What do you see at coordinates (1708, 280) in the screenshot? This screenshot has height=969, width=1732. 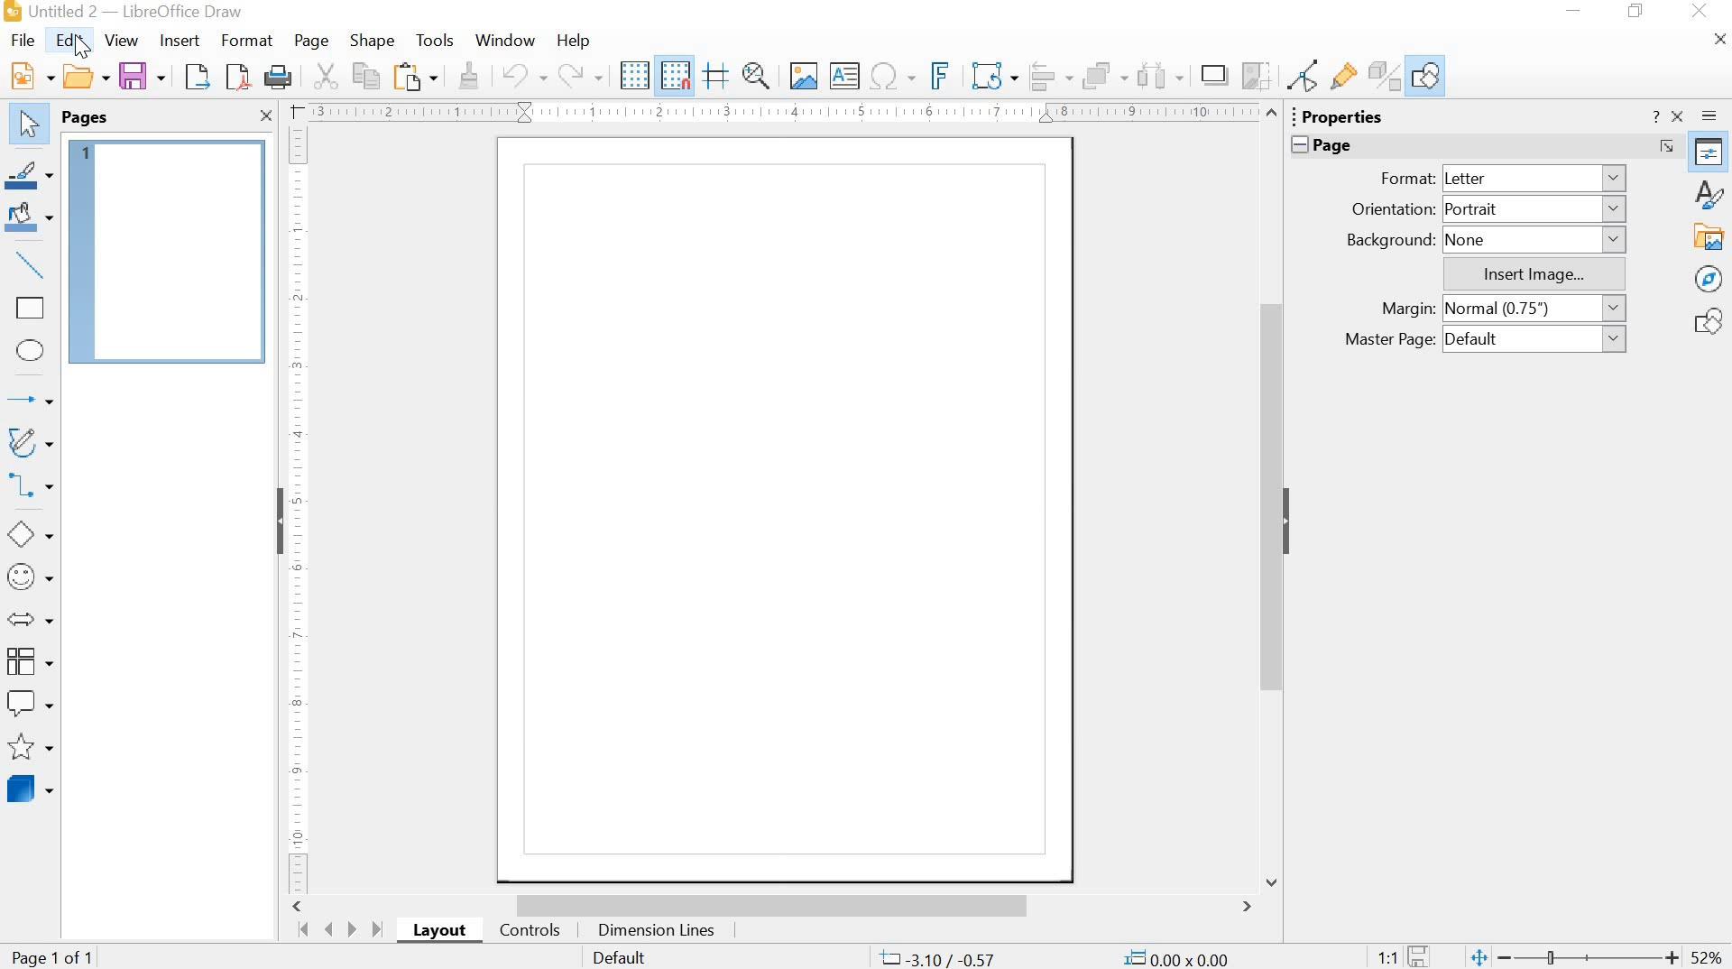 I see `Navigator` at bounding box center [1708, 280].